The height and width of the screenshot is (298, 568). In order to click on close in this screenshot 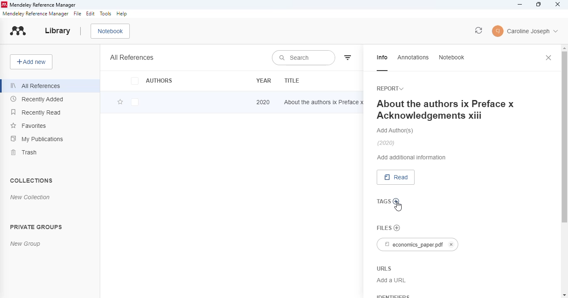, I will do `click(558, 4)`.